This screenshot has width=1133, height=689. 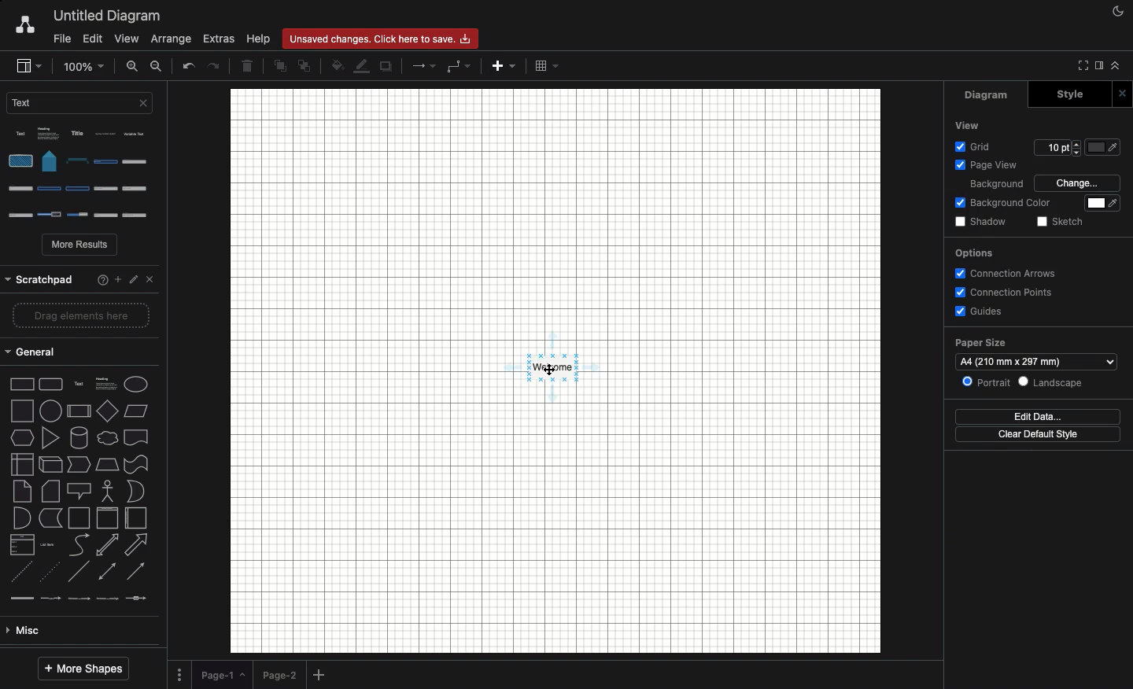 What do you see at coordinates (502, 68) in the screenshot?
I see `Add` at bounding box center [502, 68].